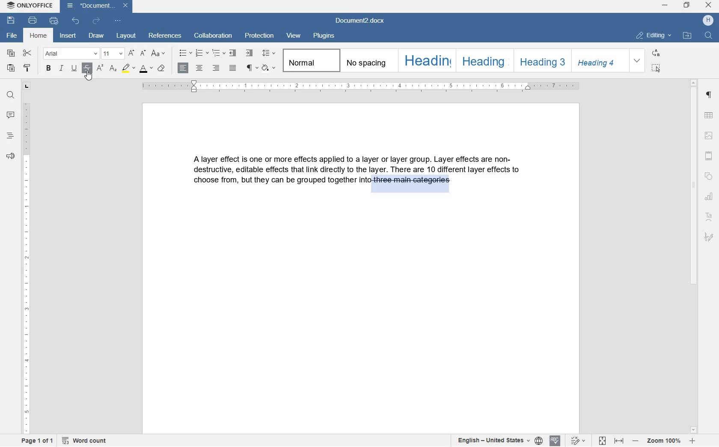  What do you see at coordinates (119, 22) in the screenshot?
I see `customize quick access toolbar` at bounding box center [119, 22].